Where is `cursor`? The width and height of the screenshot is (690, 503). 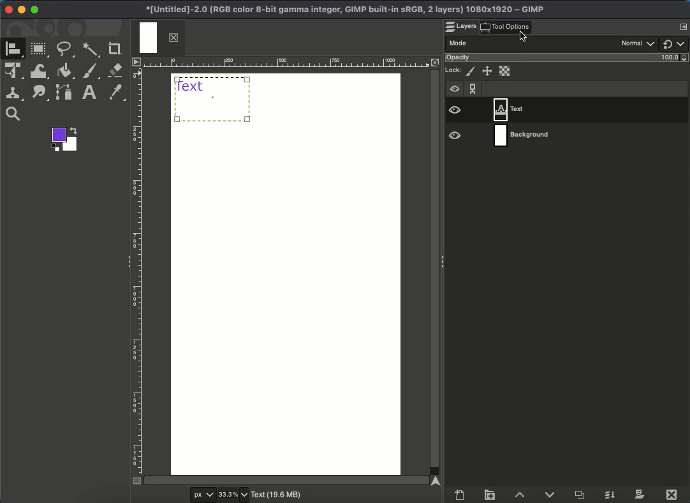
cursor is located at coordinates (523, 38).